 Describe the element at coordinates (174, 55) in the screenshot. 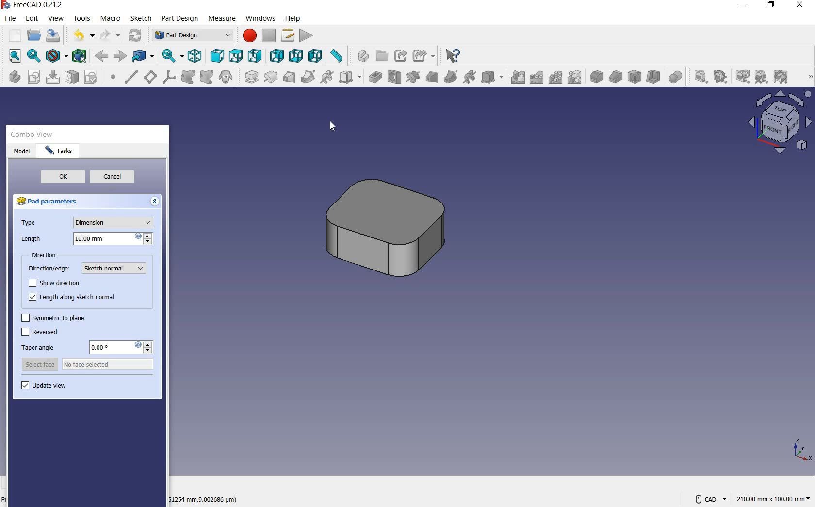

I see `sync view` at that location.